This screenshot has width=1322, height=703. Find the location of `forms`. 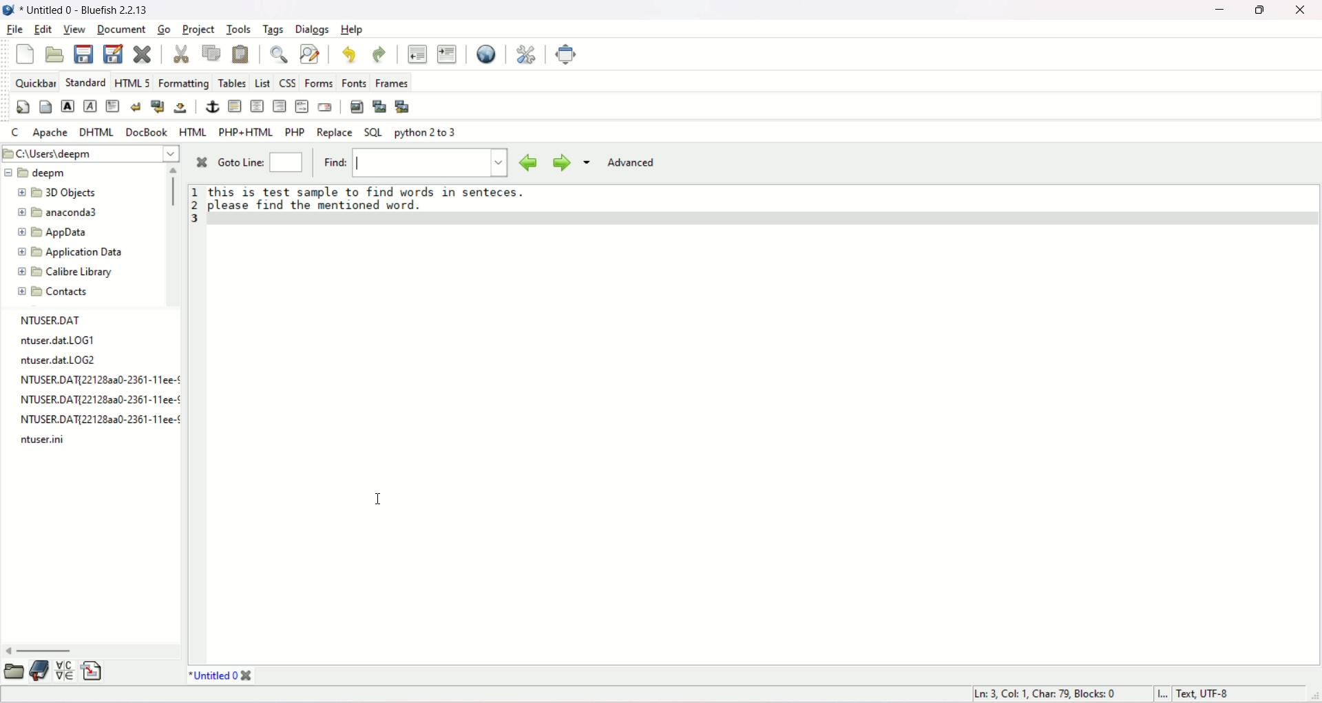

forms is located at coordinates (319, 80).